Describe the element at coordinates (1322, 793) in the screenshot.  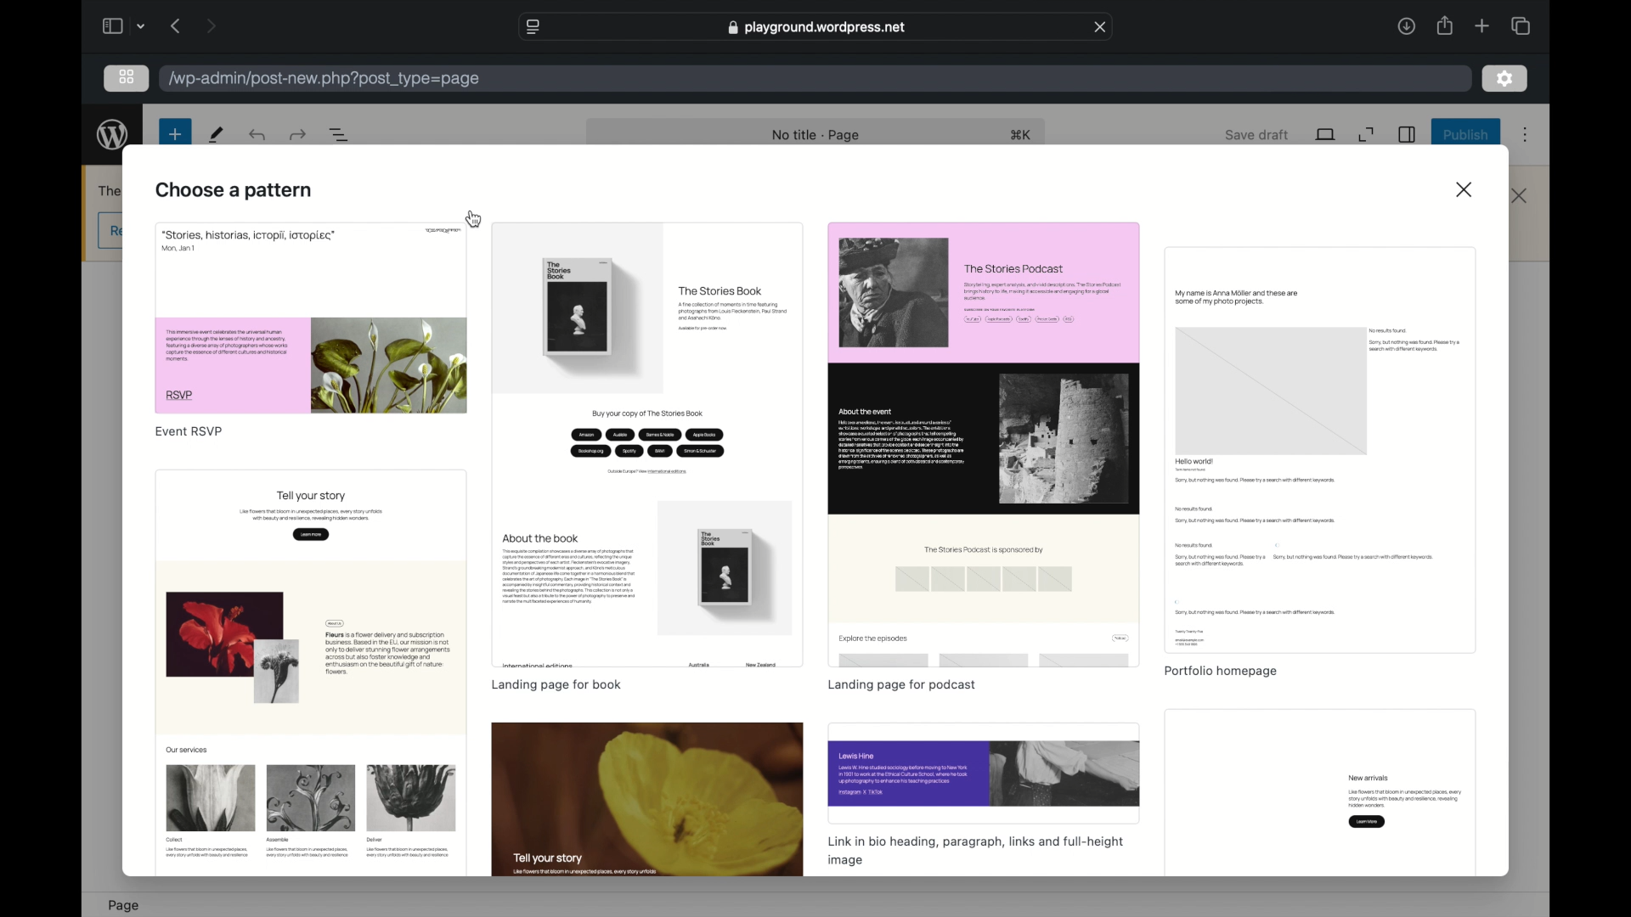
I see `preview` at that location.